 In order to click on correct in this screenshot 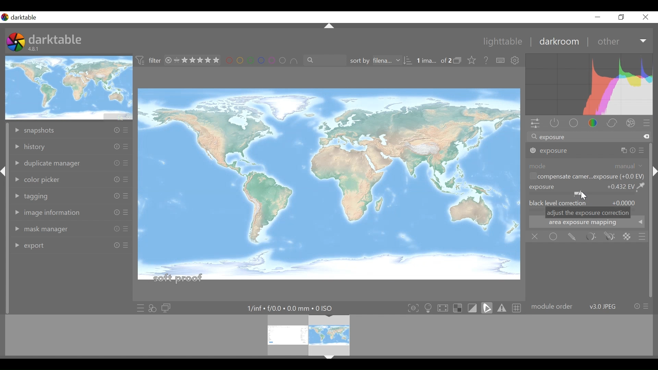, I will do `click(613, 124)`.